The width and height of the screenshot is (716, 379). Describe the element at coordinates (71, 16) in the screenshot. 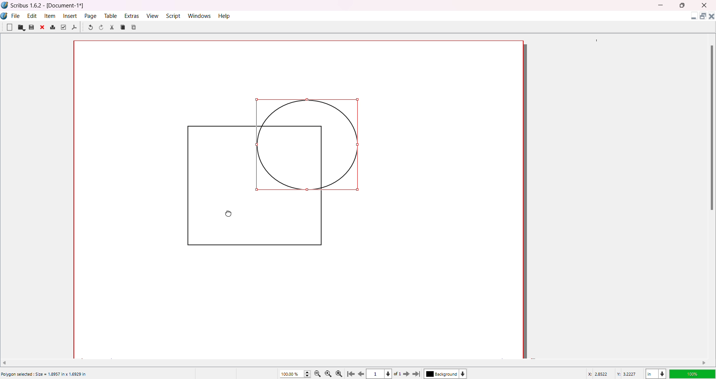

I see `Insert` at that location.